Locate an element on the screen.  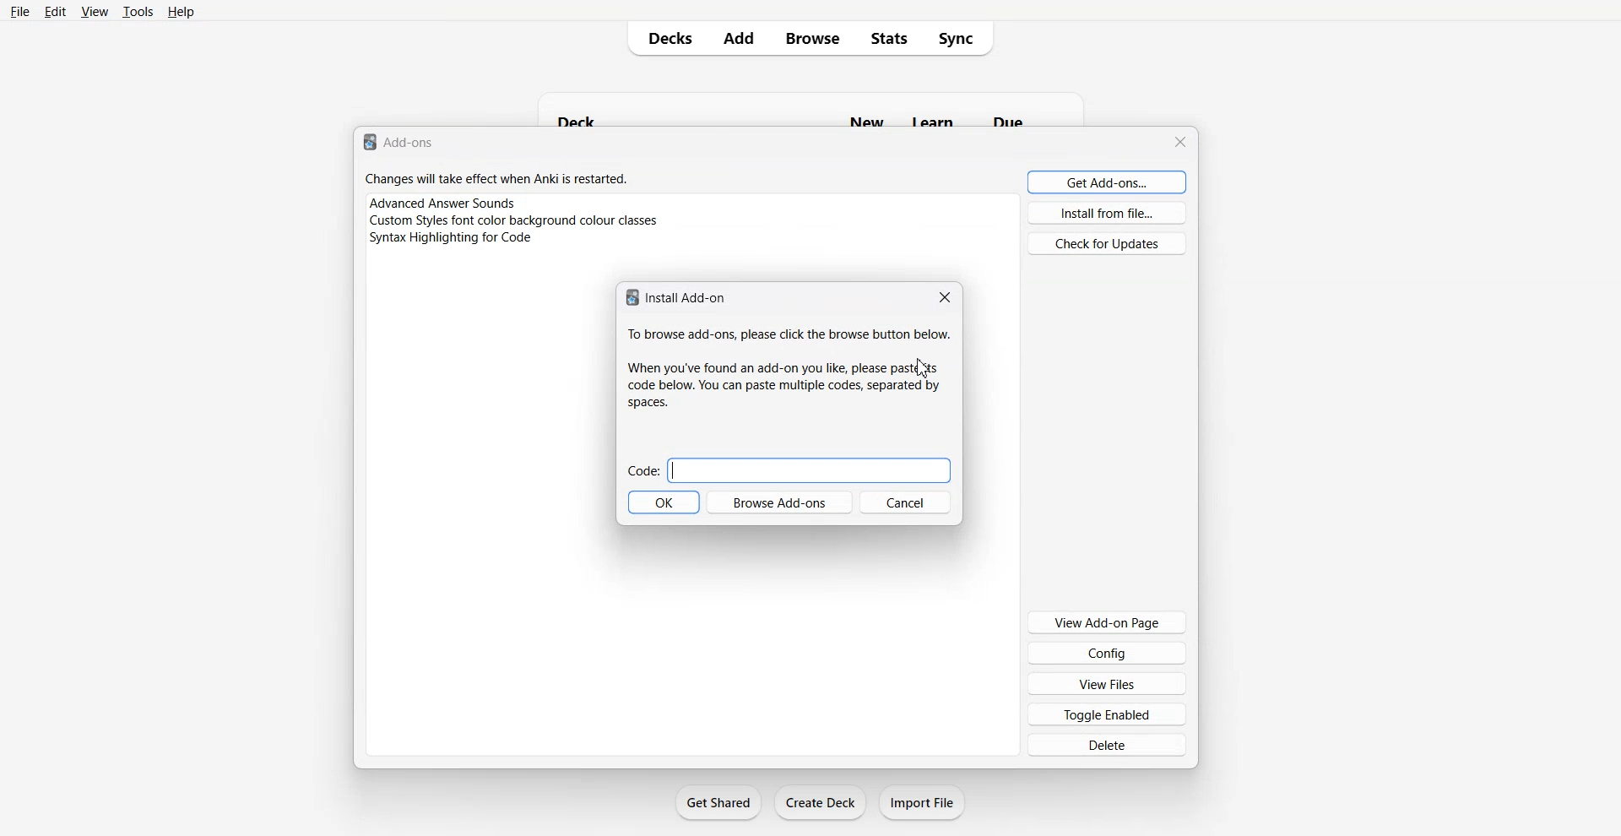
Config is located at coordinates (1107, 652).